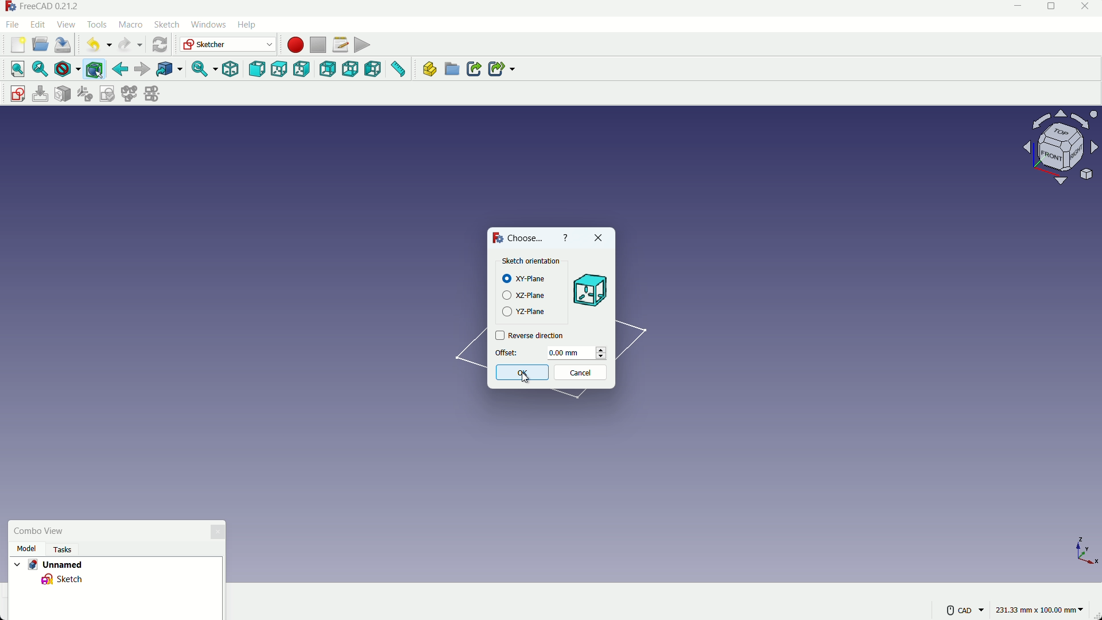 The image size is (1102, 620). I want to click on cancel button, so click(581, 373).